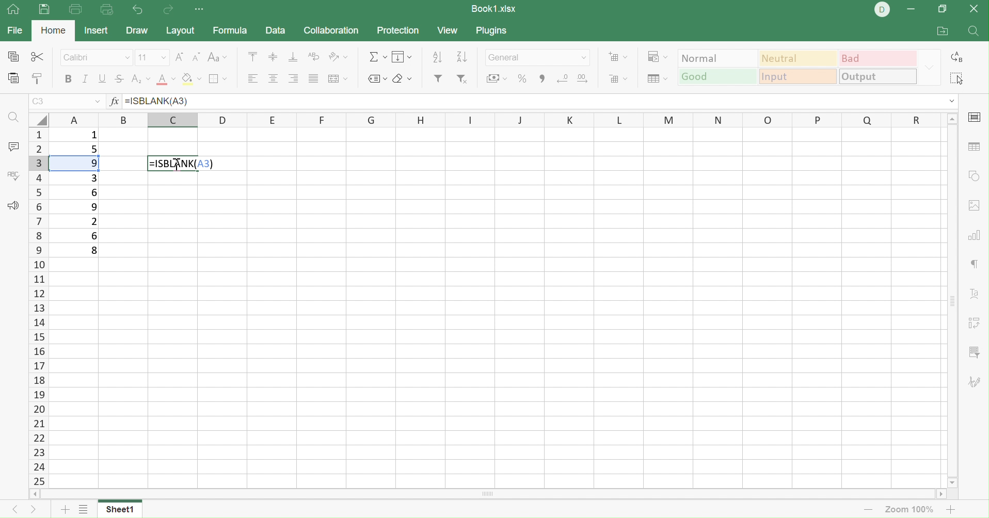  Describe the element at coordinates (11, 512) in the screenshot. I see `Previous` at that location.